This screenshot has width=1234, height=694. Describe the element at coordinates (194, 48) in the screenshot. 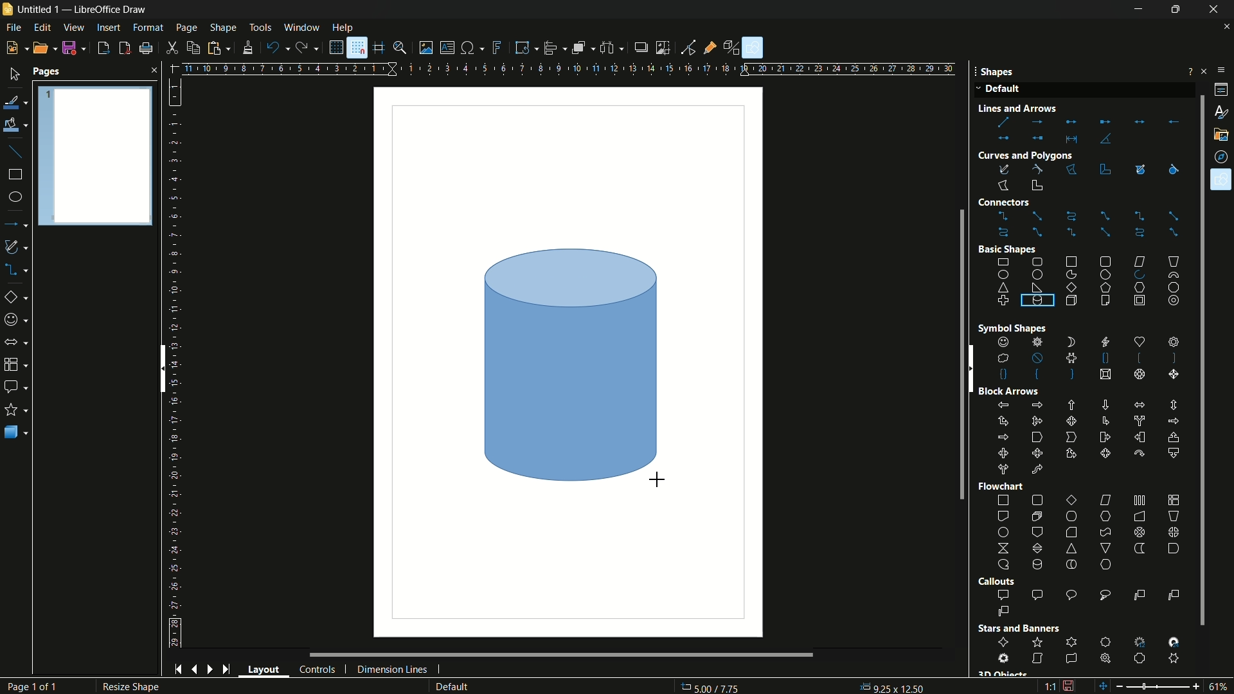

I see `copy` at that location.